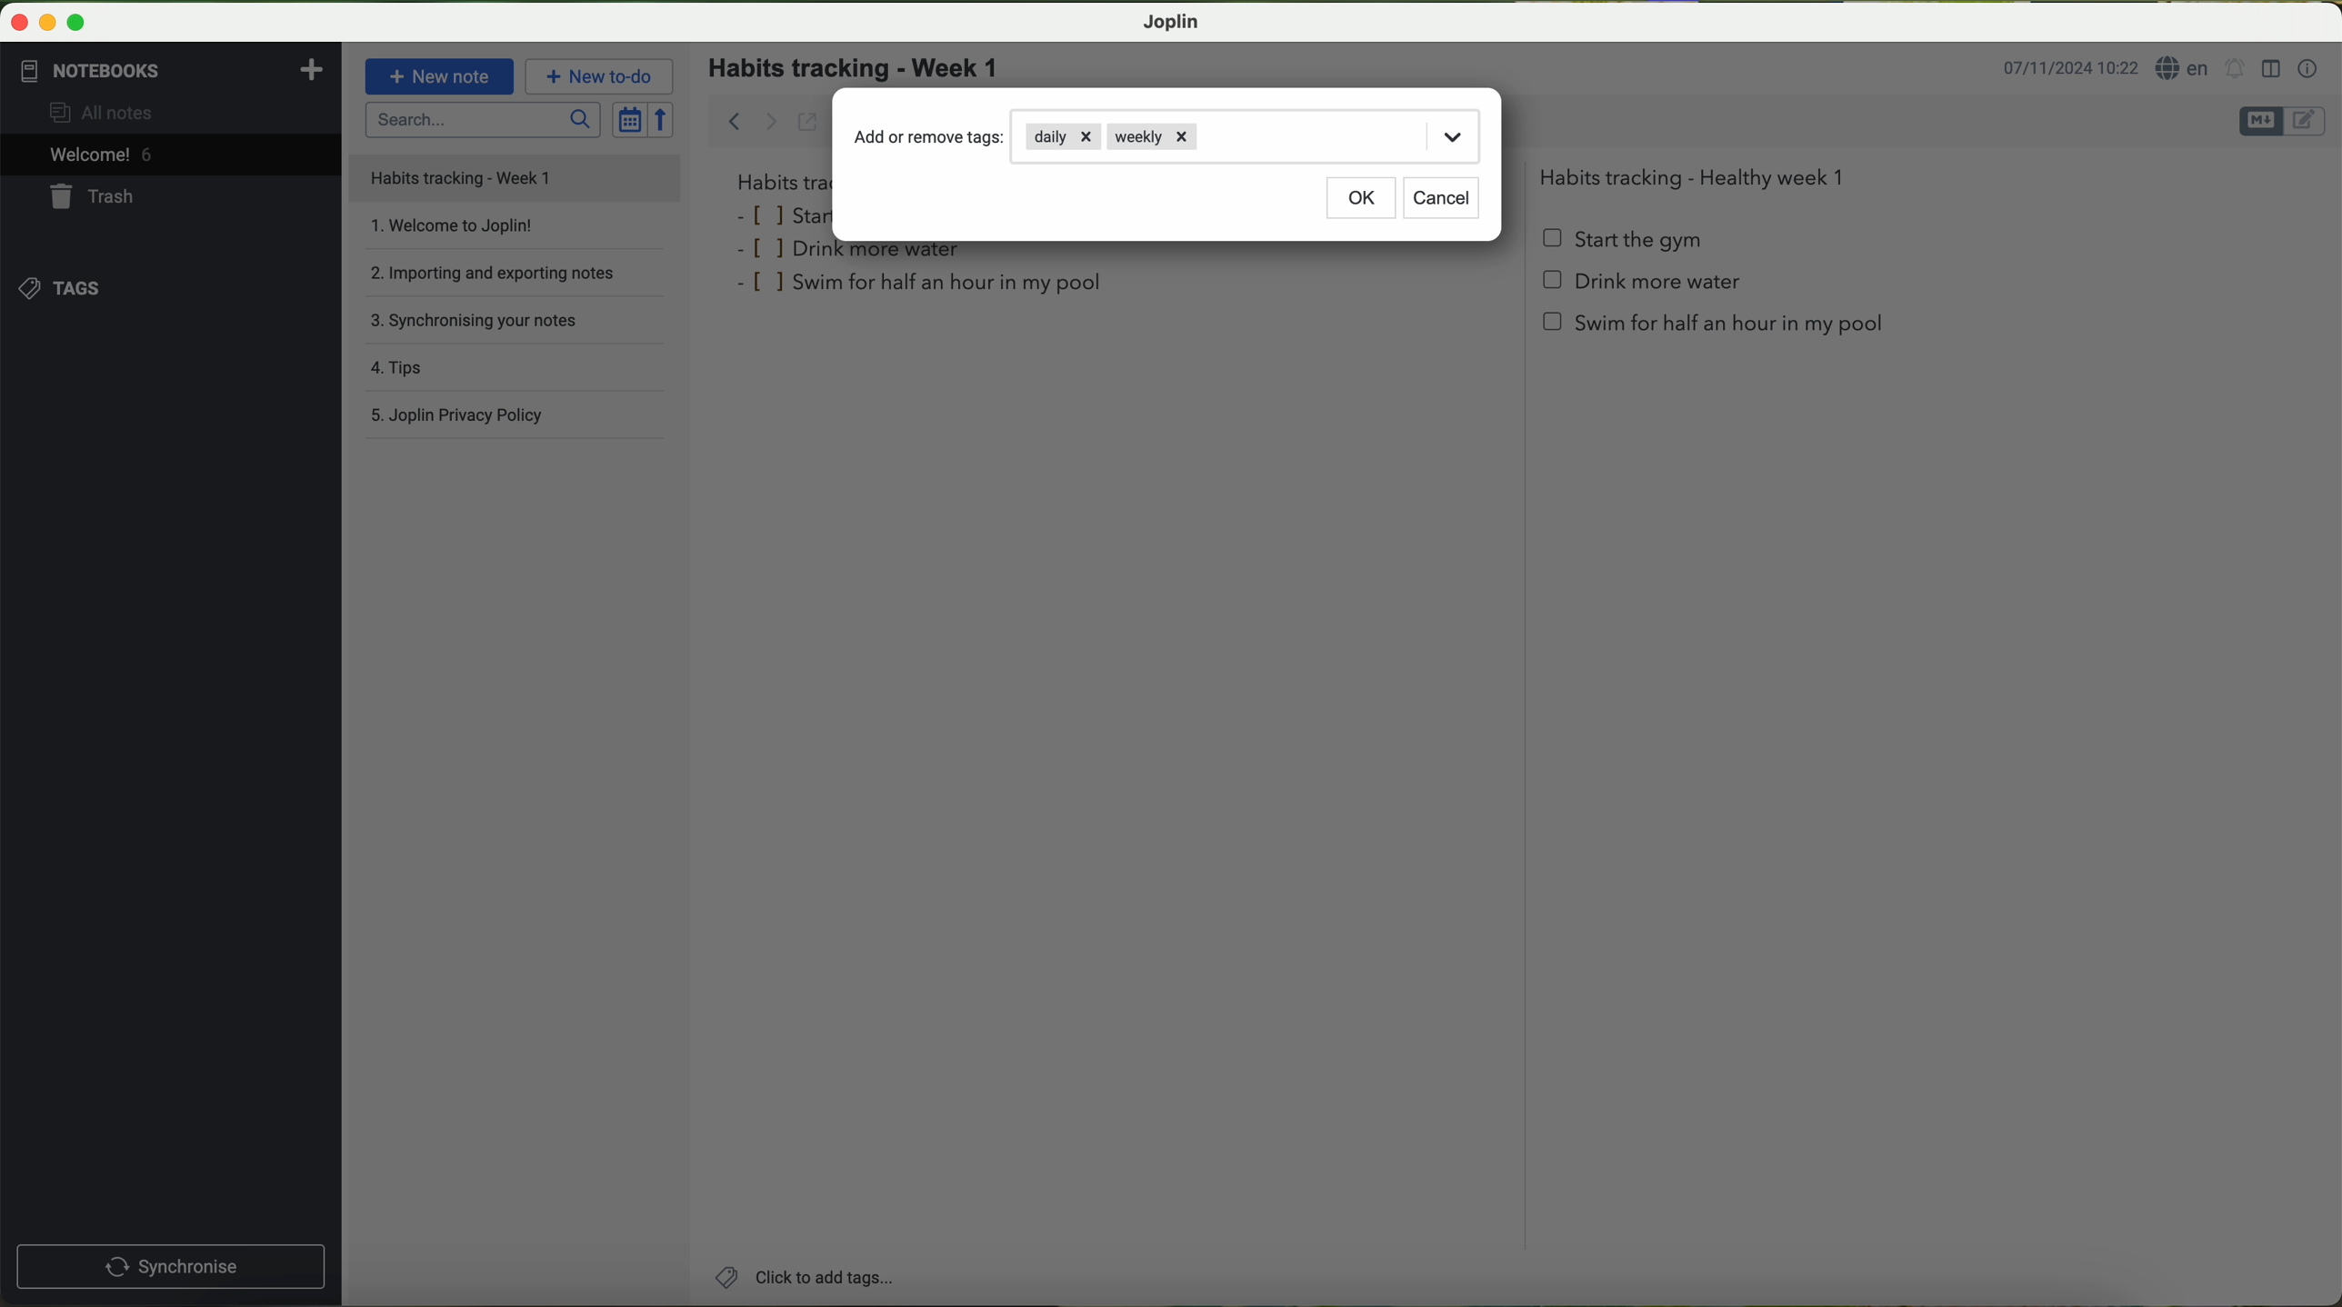 The width and height of the screenshot is (2342, 1307). I want to click on note properties, so click(2309, 70).